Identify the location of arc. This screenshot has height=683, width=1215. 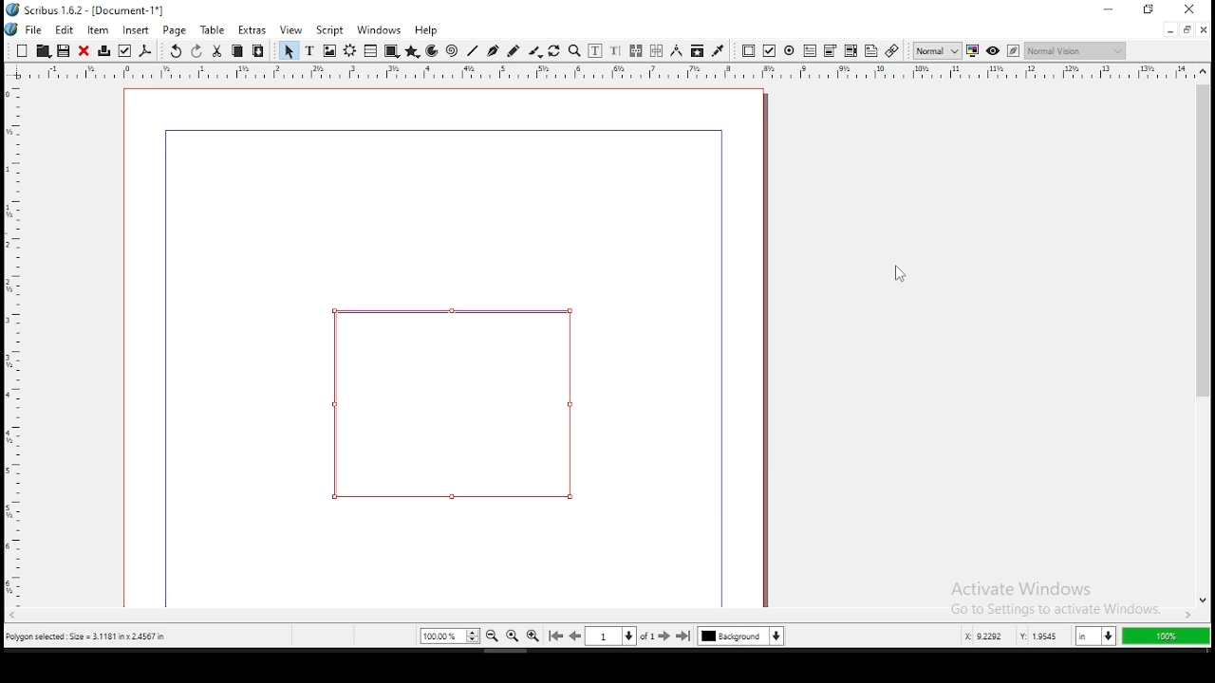
(433, 51).